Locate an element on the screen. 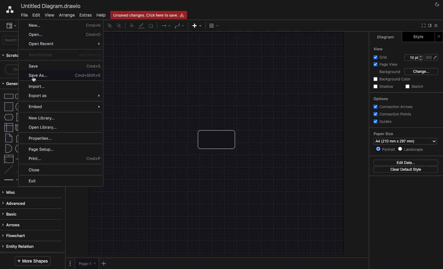 The image size is (443, 269). Paper size is located at coordinates (403, 134).